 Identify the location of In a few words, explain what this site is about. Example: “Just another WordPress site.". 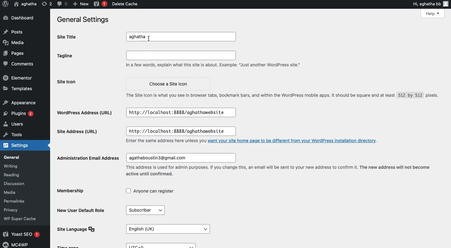
(211, 65).